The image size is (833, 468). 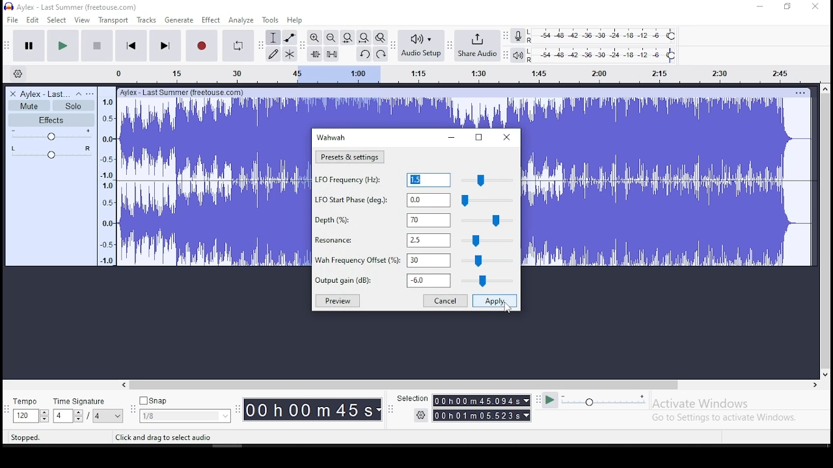 What do you see at coordinates (271, 20) in the screenshot?
I see `tools` at bounding box center [271, 20].